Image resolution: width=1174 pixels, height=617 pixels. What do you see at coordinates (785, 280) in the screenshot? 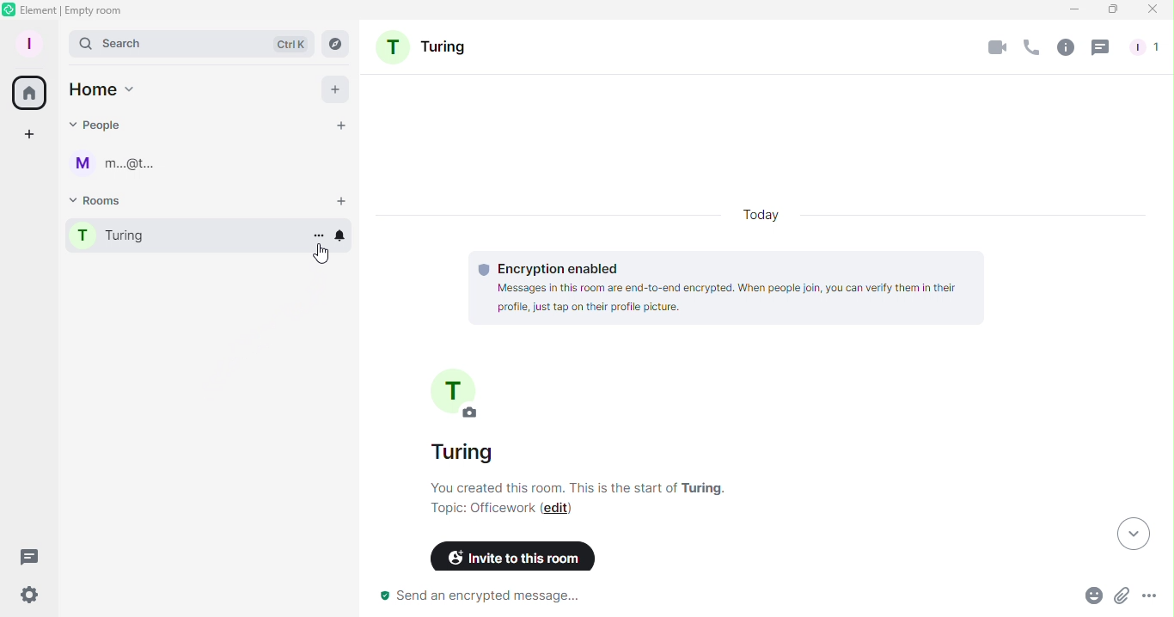
I see `Encryption enabled` at bounding box center [785, 280].